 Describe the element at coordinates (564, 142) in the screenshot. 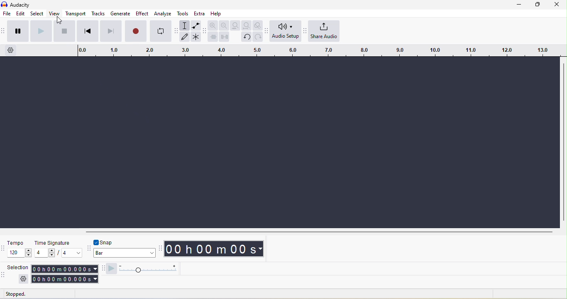

I see `vertical toolbar` at that location.